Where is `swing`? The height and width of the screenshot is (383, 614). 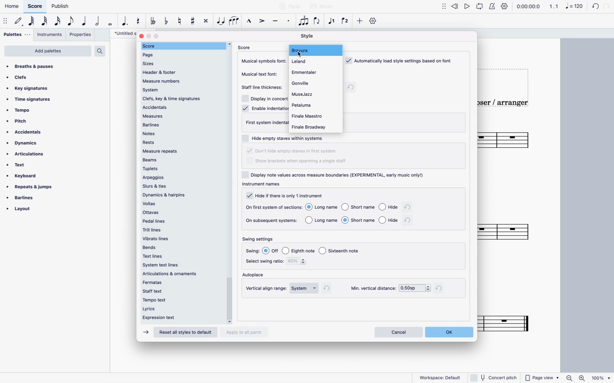
swing is located at coordinates (253, 251).